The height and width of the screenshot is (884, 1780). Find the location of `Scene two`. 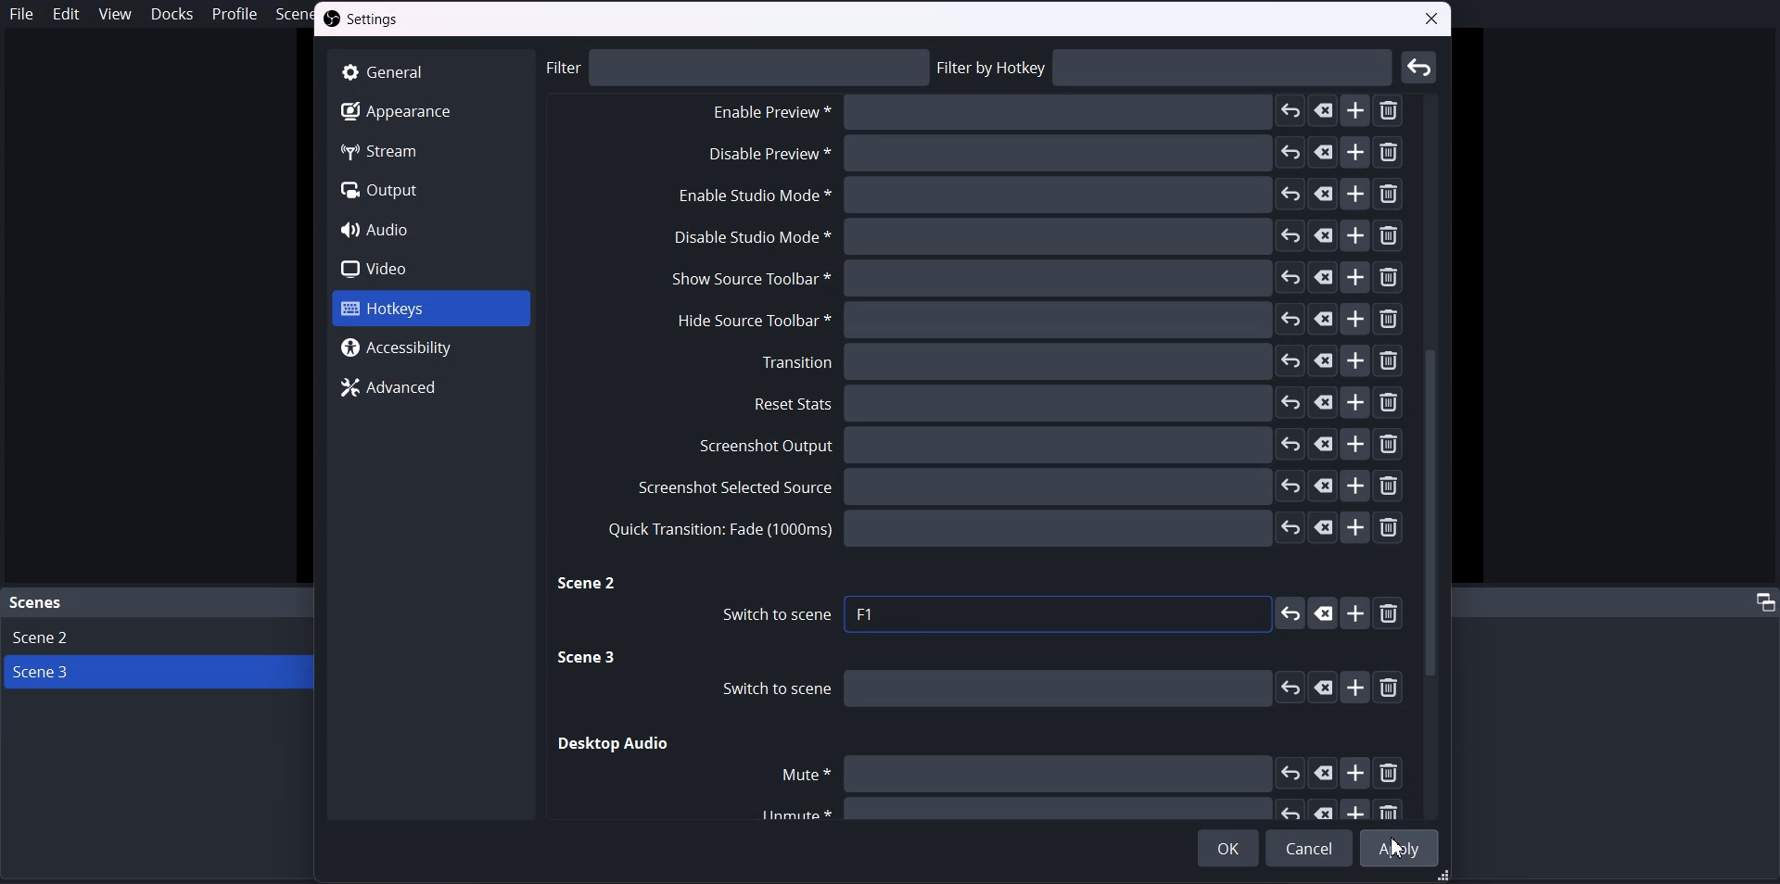

Scene two is located at coordinates (589, 585).